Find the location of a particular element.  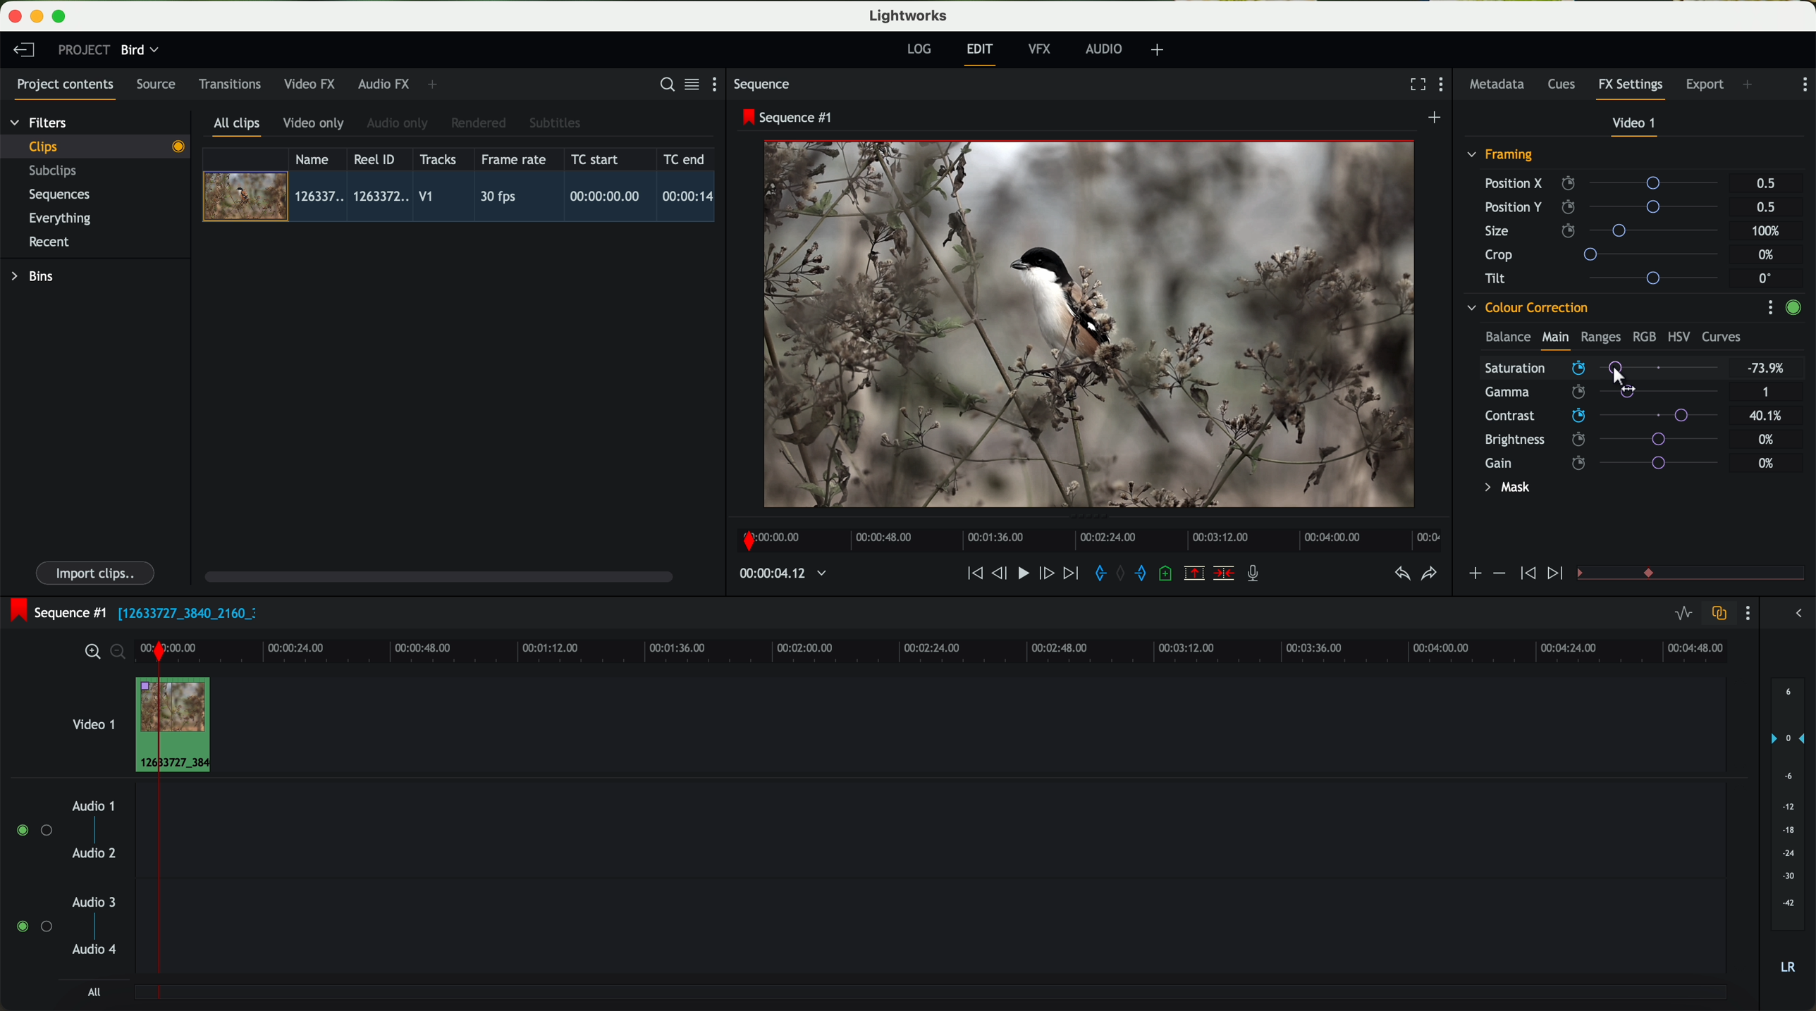

video 1 is located at coordinates (92, 721).